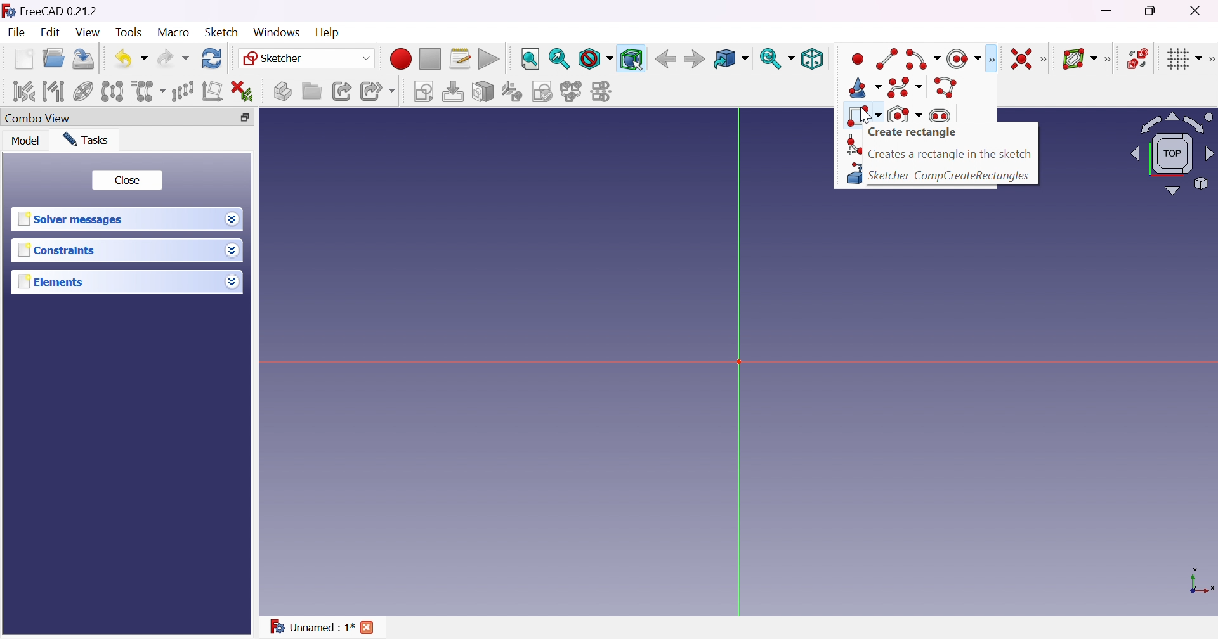  I want to click on Macro recording..., so click(401, 58).